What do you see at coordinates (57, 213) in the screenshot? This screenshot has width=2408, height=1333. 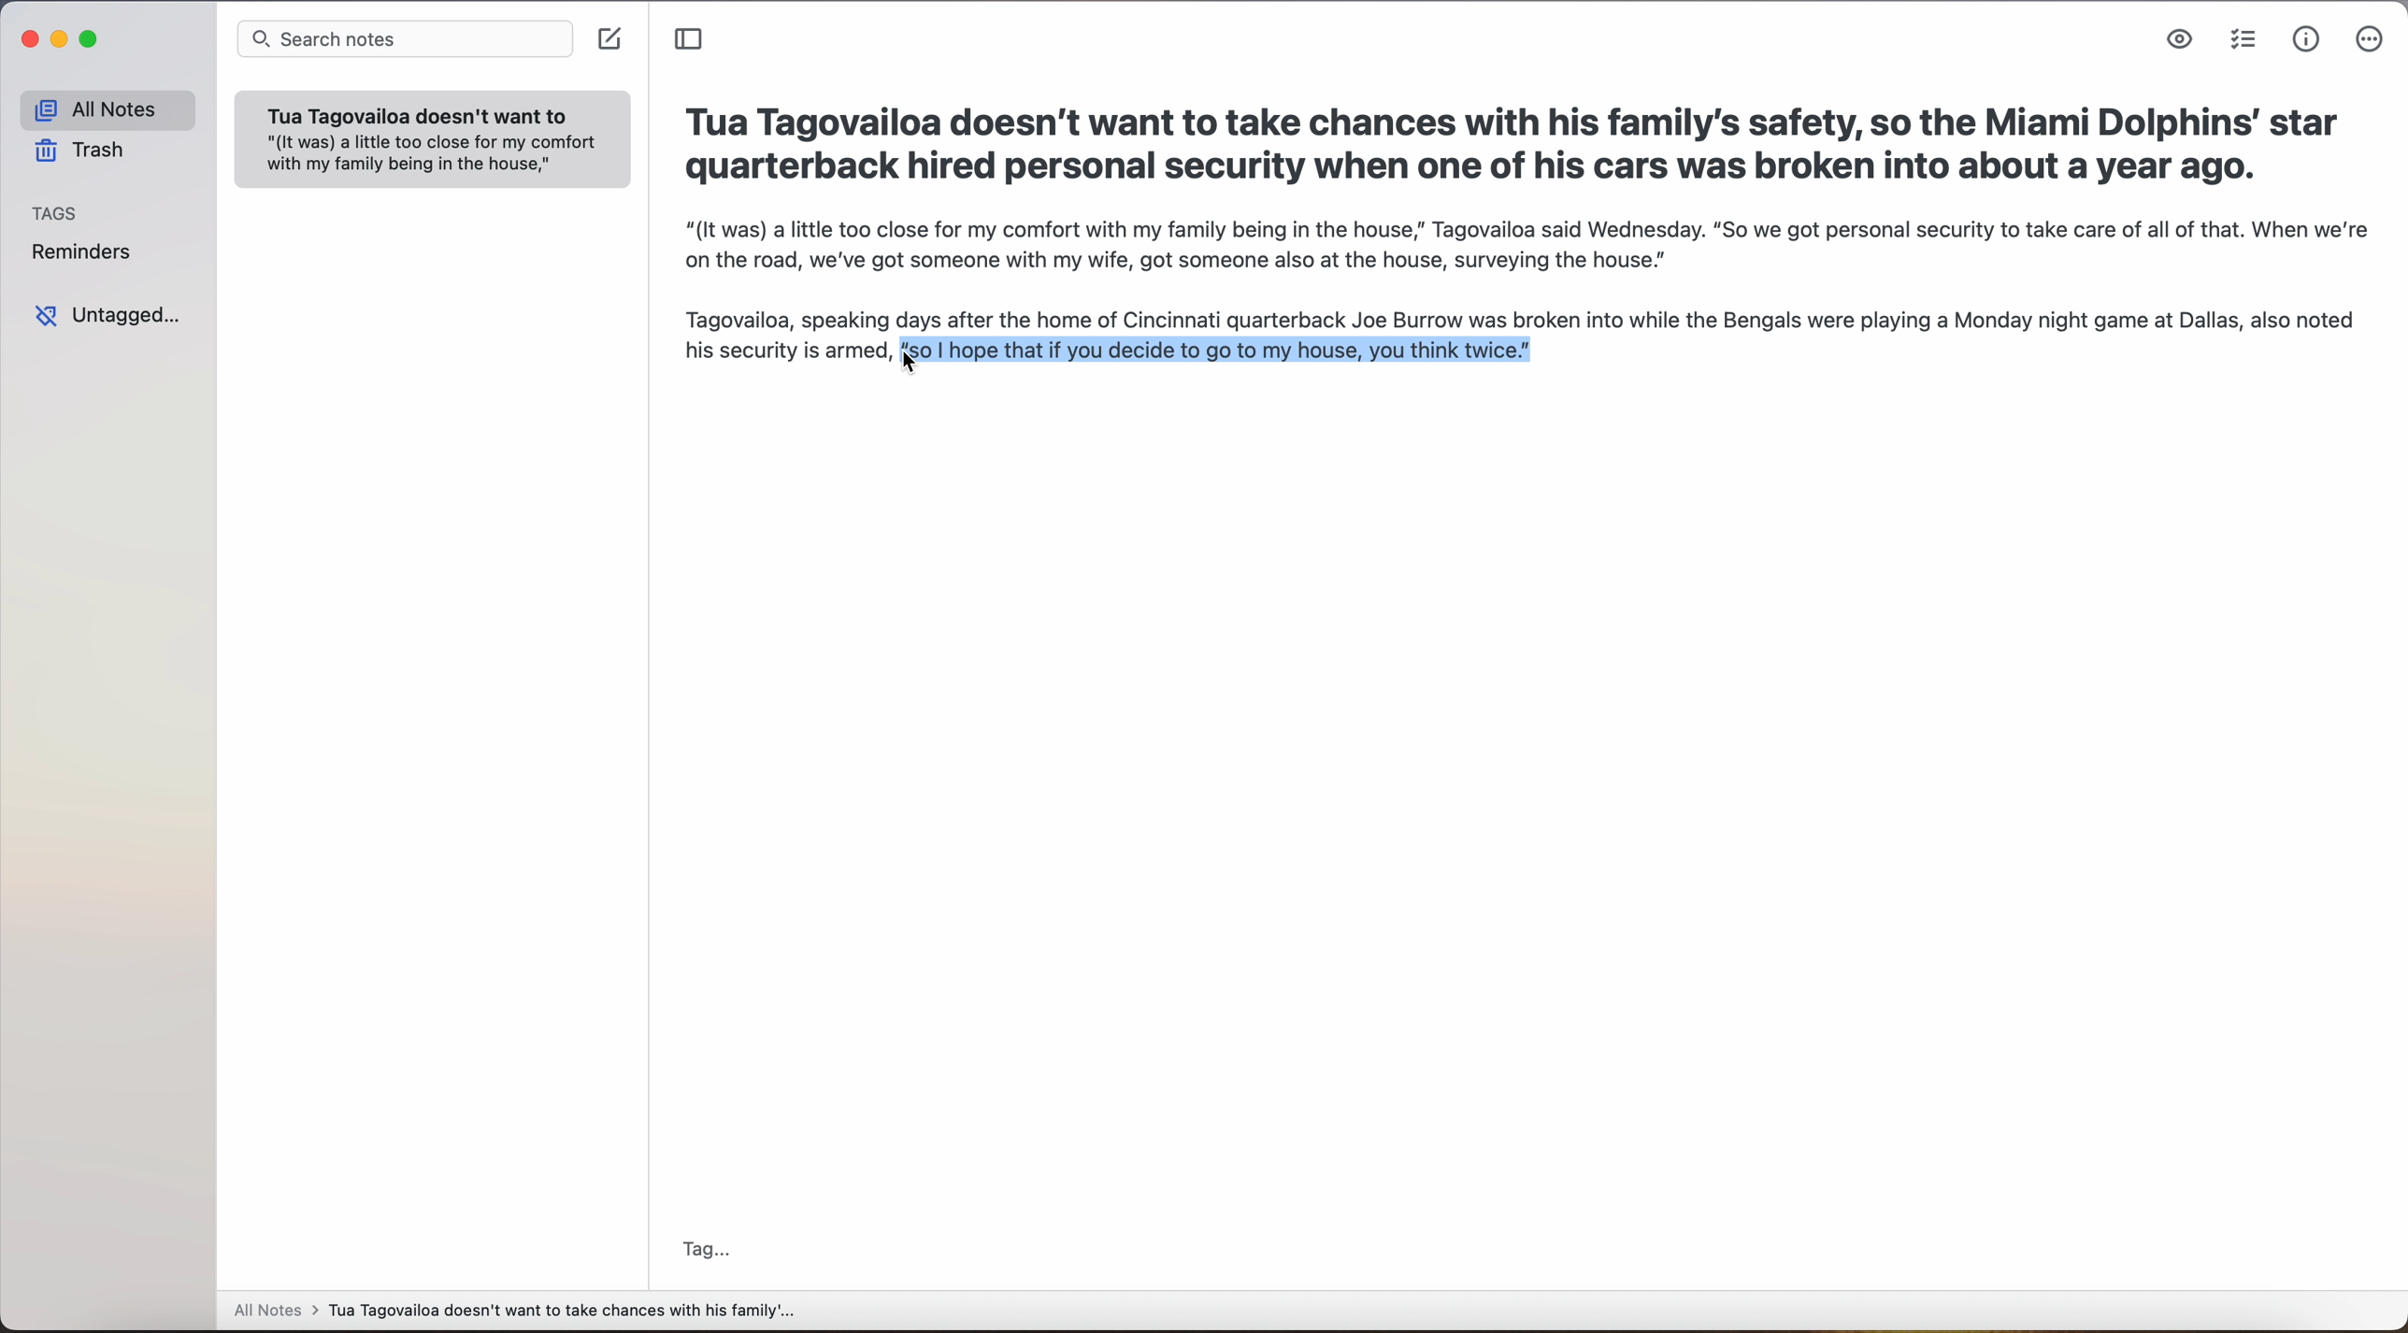 I see `tags` at bounding box center [57, 213].